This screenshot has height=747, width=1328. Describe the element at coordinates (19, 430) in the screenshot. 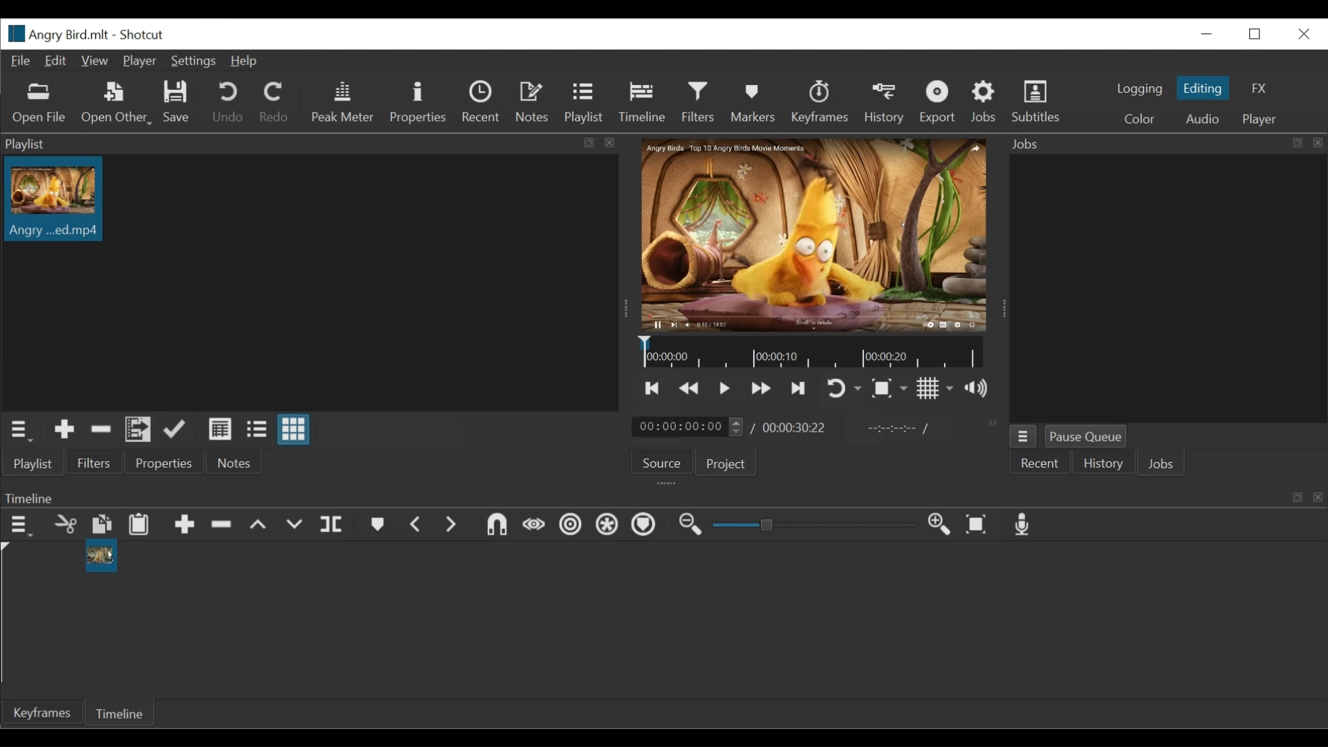

I see `Playlist menu` at that location.